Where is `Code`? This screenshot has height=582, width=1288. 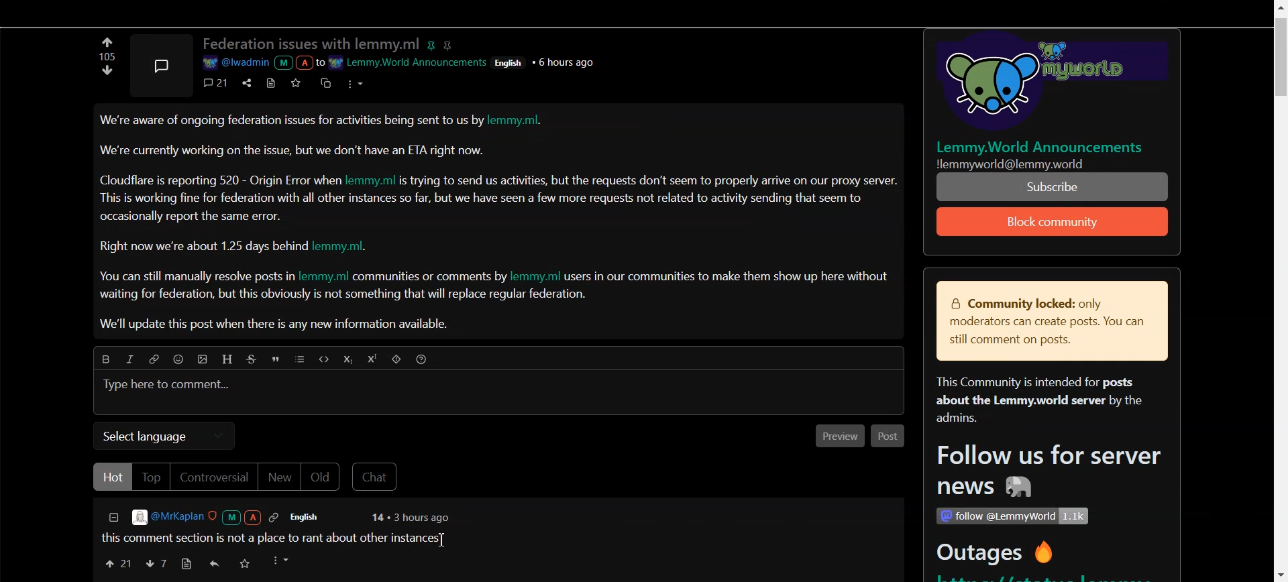 Code is located at coordinates (322, 359).